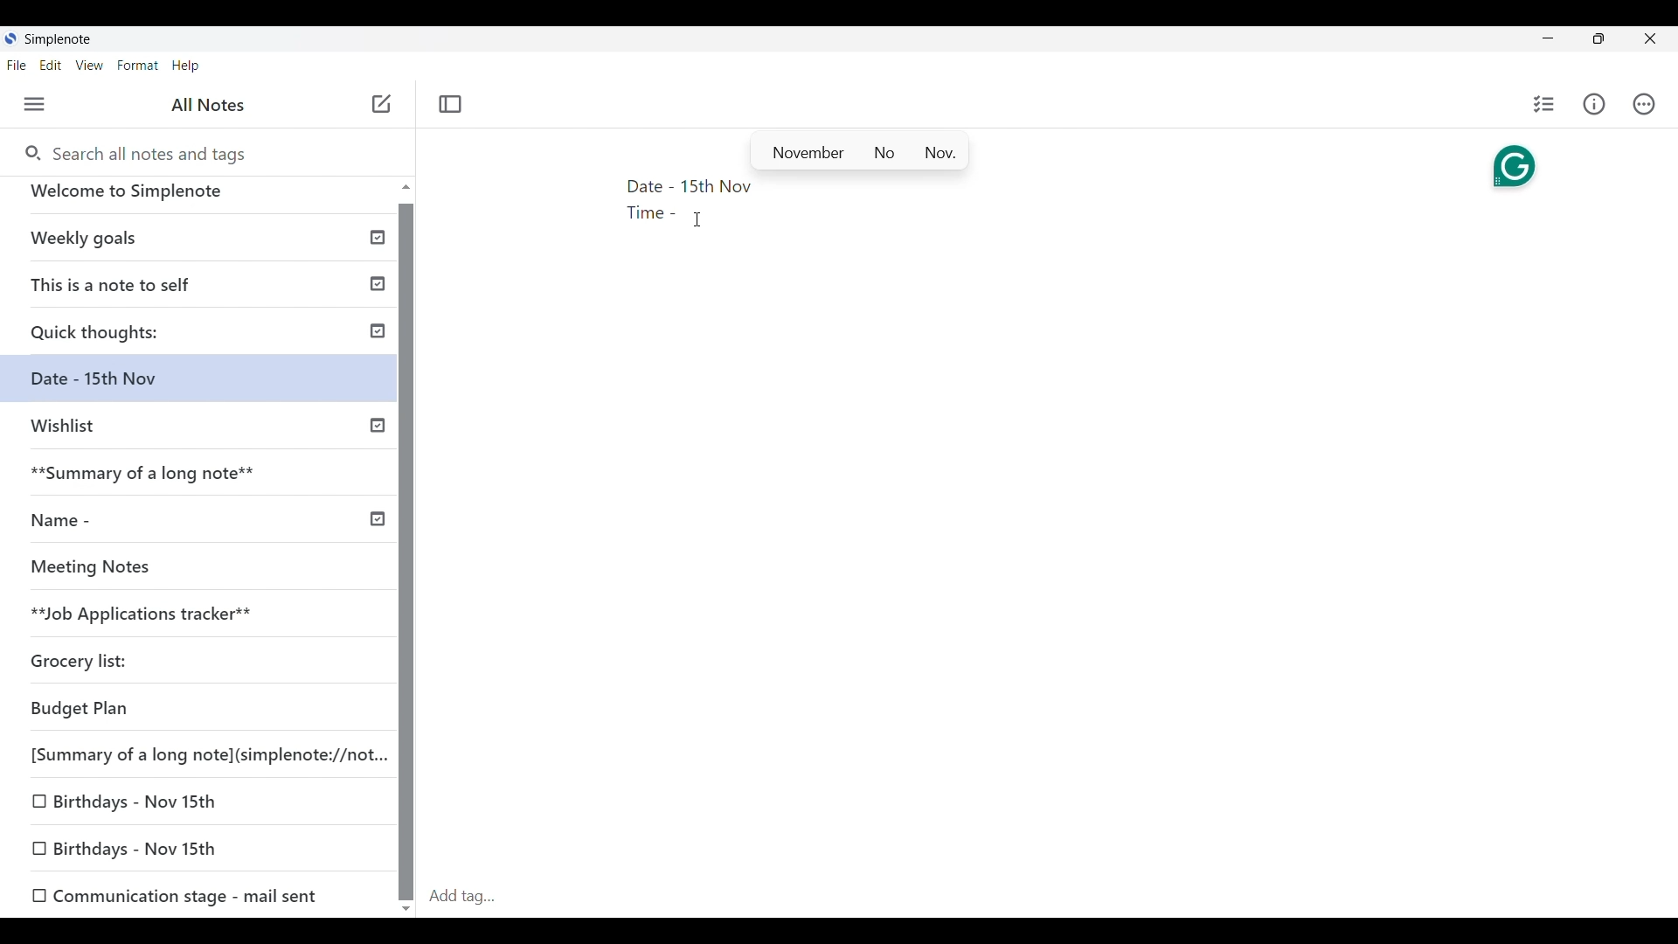  I want to click on Unpublished note, so click(204, 434).